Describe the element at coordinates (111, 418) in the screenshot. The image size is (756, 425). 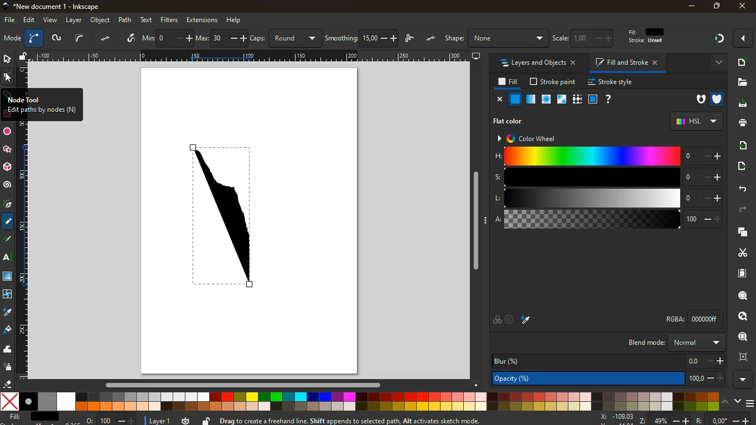
I see `zoom` at that location.